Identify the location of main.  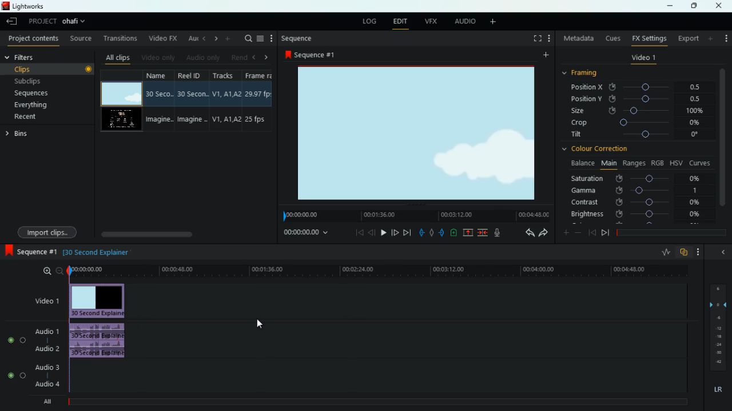
(608, 163).